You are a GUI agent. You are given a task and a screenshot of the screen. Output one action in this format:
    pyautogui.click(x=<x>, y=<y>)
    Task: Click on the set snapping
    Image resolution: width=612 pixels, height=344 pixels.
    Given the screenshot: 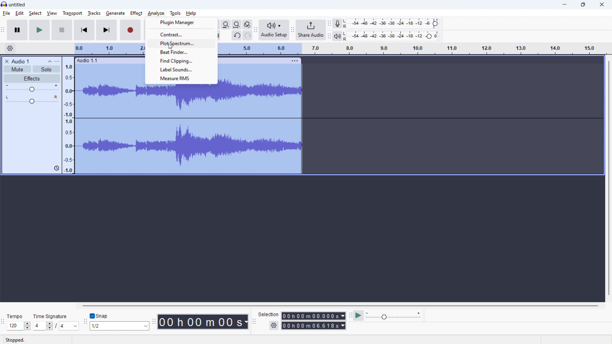 What is the action you would take?
    pyautogui.click(x=120, y=326)
    